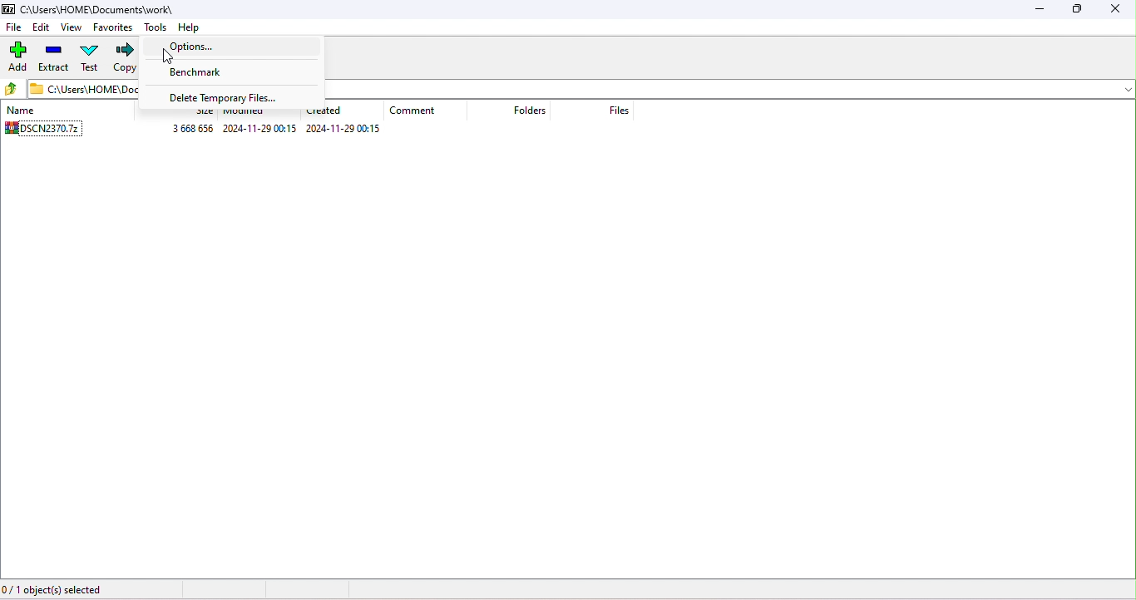 The height and width of the screenshot is (600, 1136). Describe the element at coordinates (80, 90) in the screenshot. I see `c:\users\home\` at that location.